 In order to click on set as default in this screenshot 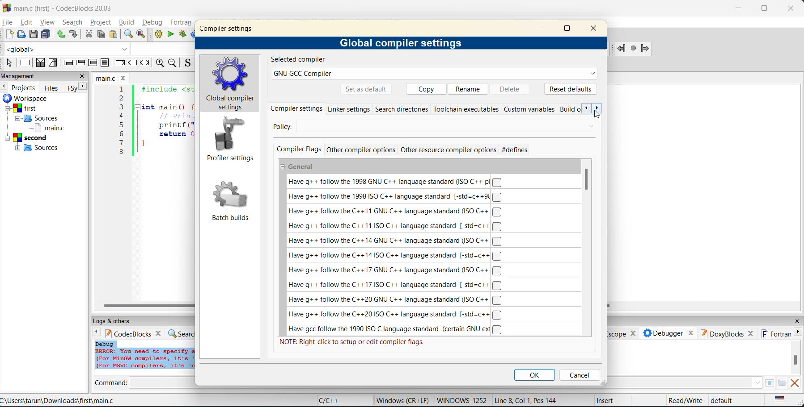, I will do `click(366, 89)`.